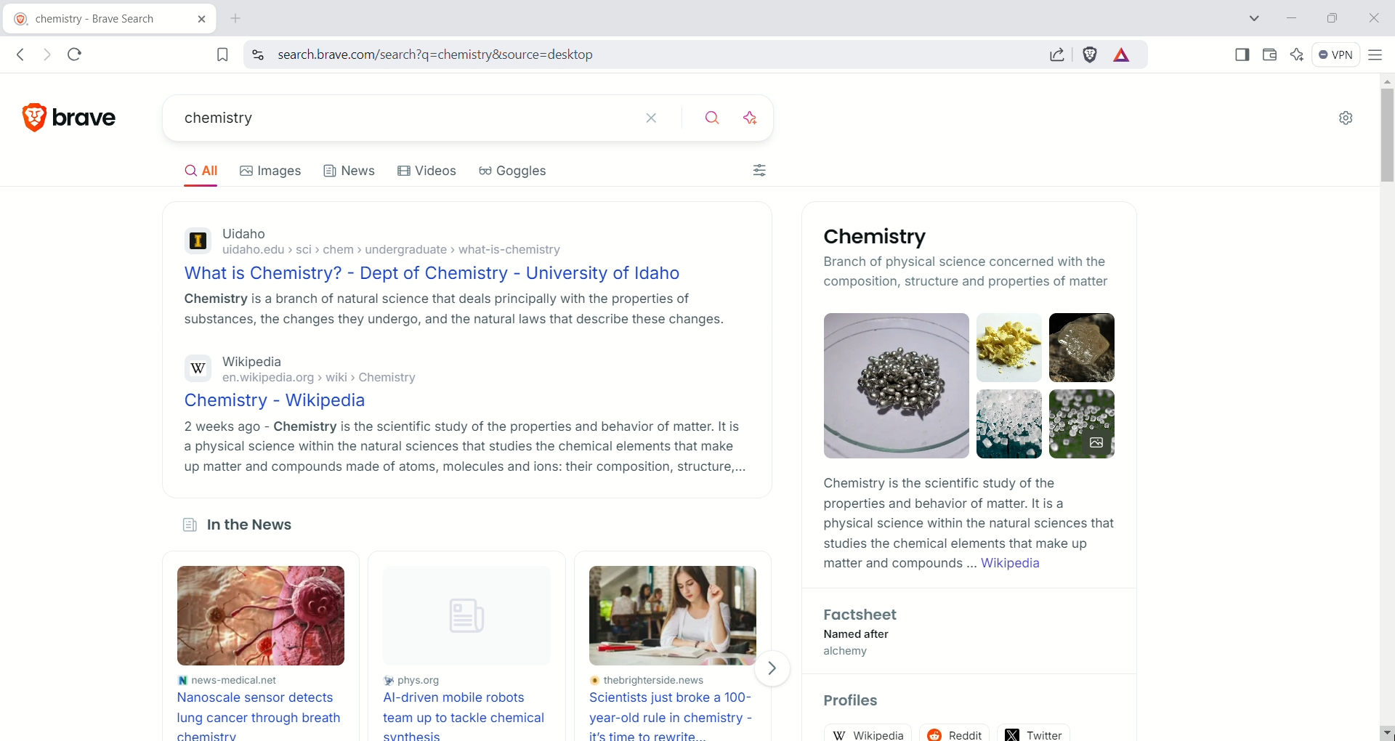 This screenshot has width=1395, height=741. Describe the element at coordinates (81, 52) in the screenshot. I see `reload` at that location.